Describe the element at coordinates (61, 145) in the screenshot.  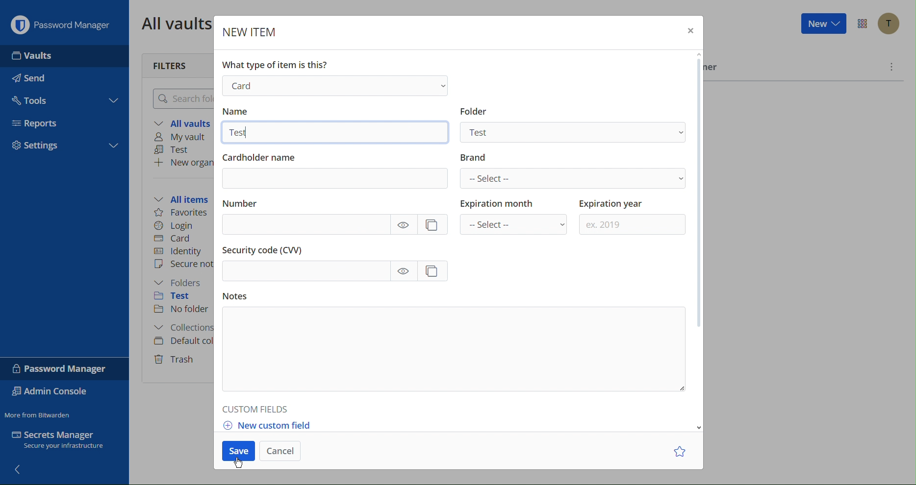
I see `Settings` at that location.